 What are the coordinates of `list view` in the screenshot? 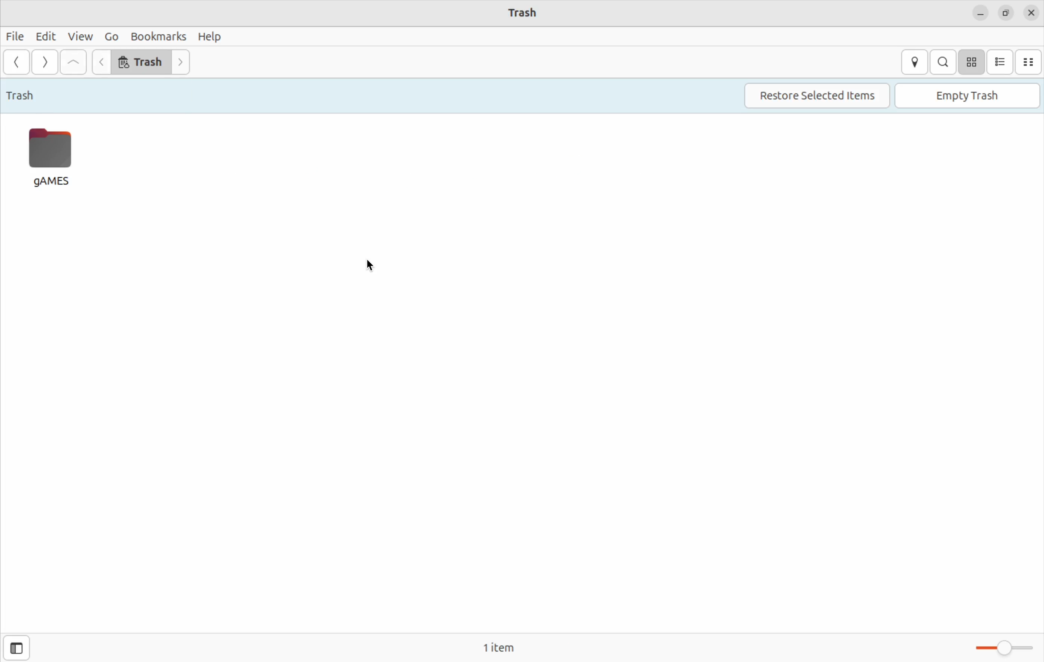 It's located at (1001, 62).